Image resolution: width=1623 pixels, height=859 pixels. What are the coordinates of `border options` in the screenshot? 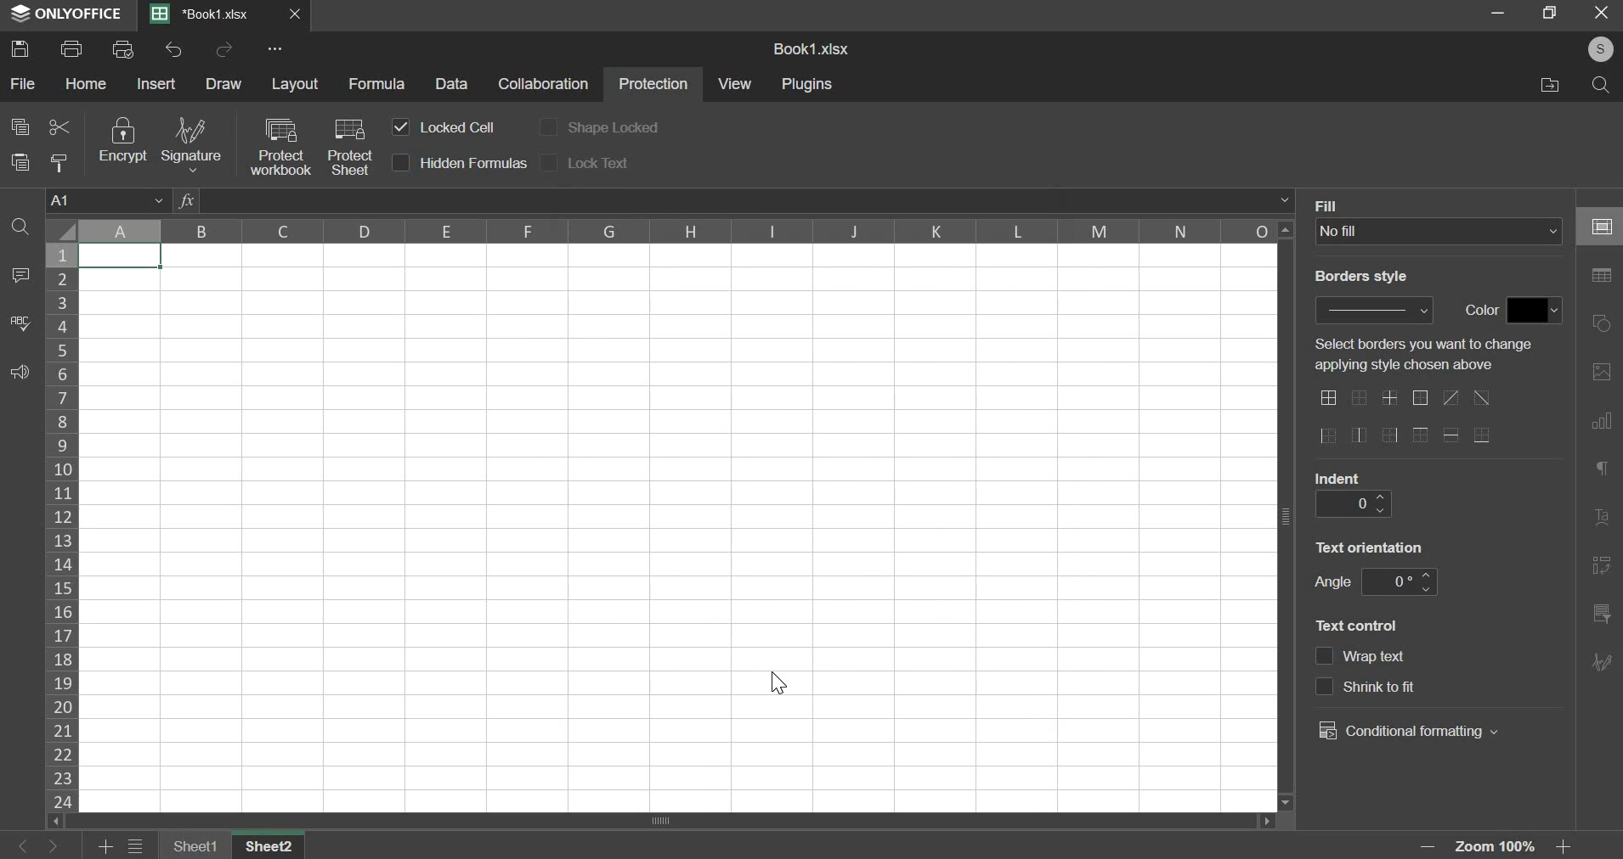 It's located at (1359, 435).